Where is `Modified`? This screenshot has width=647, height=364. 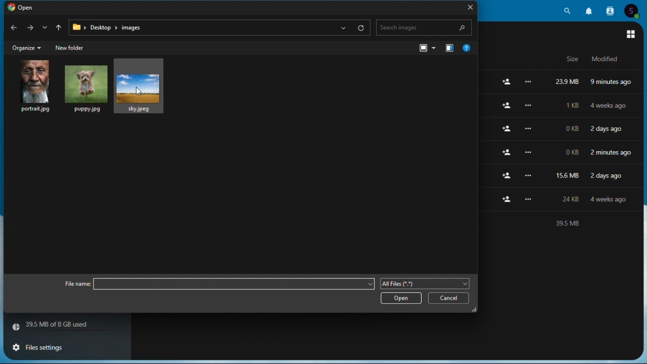 Modified is located at coordinates (602, 59).